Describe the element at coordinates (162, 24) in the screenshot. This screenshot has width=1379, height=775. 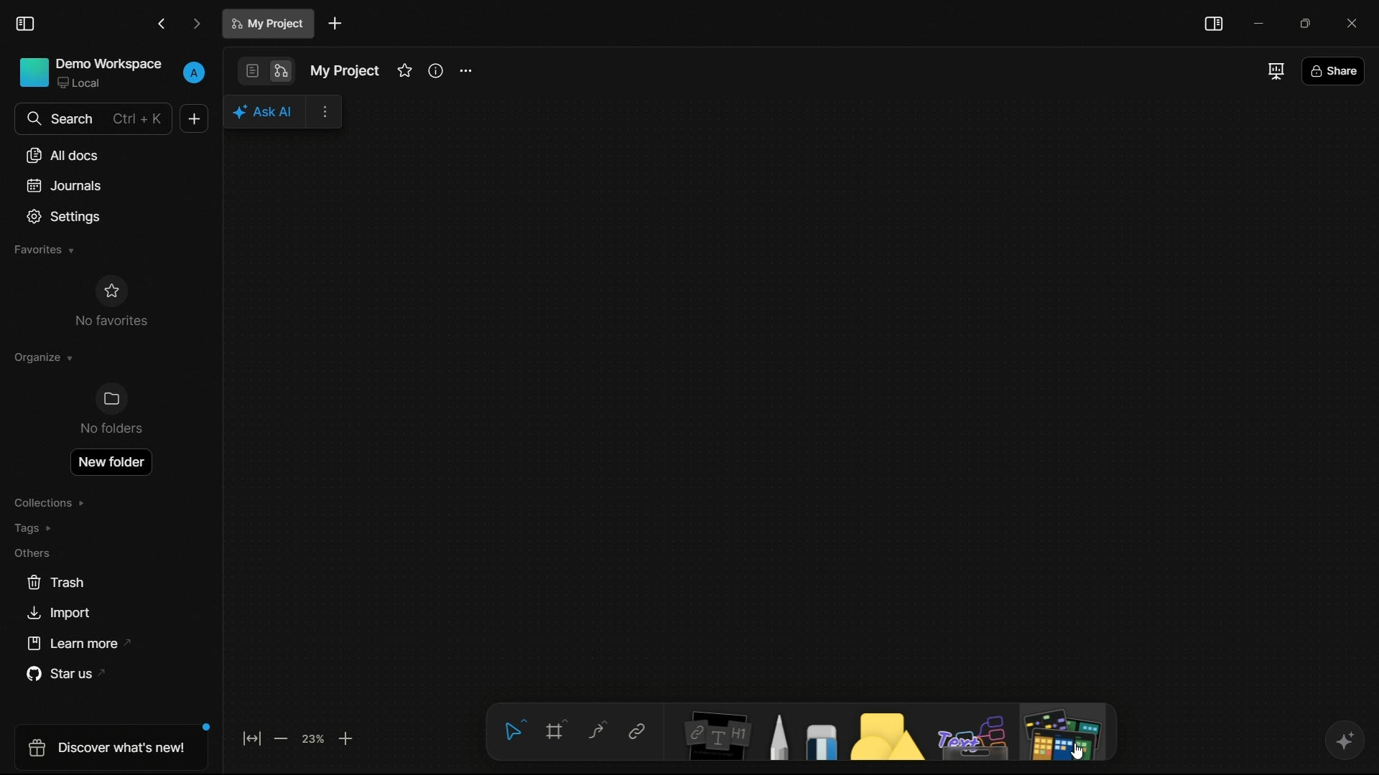
I see `back` at that location.